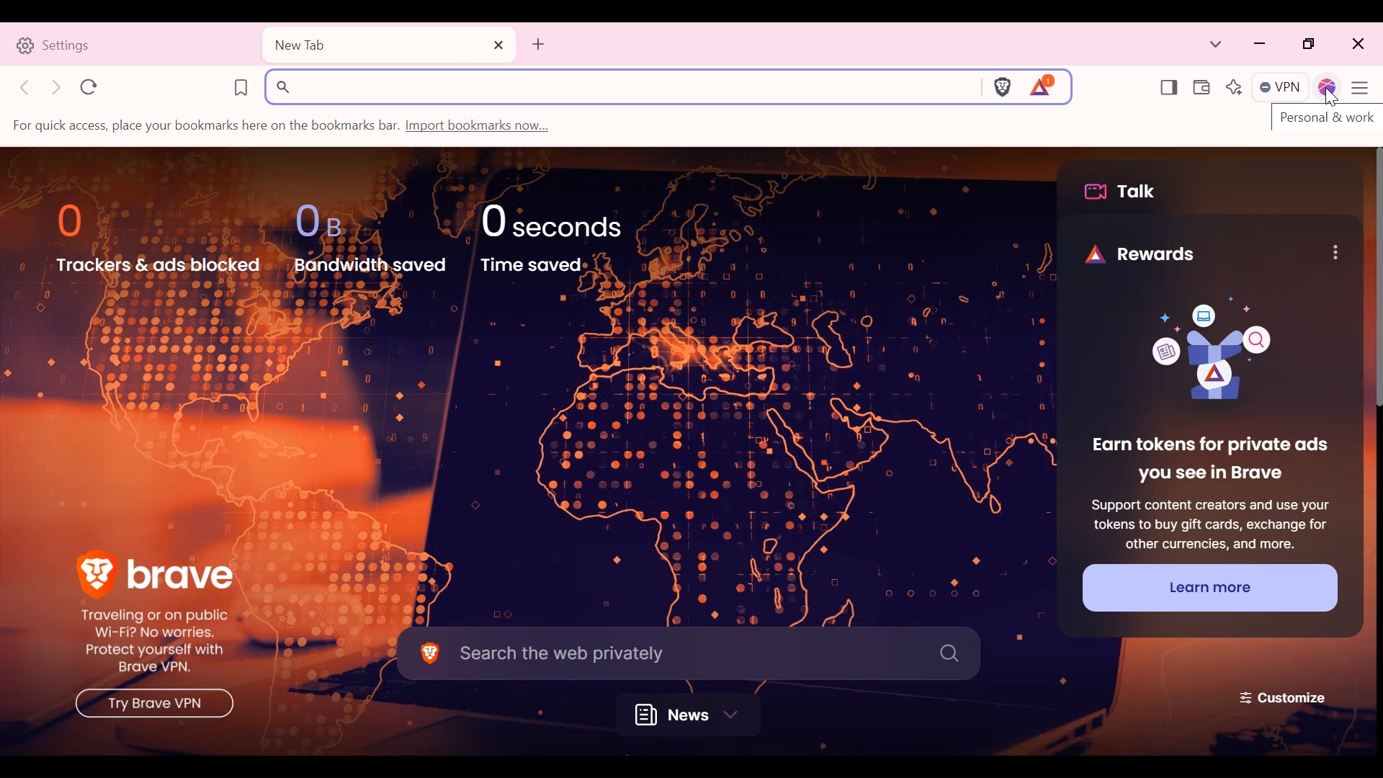 This screenshot has height=778, width=1383. What do you see at coordinates (1168, 89) in the screenshot?
I see `Show/Hide Sidebar` at bounding box center [1168, 89].